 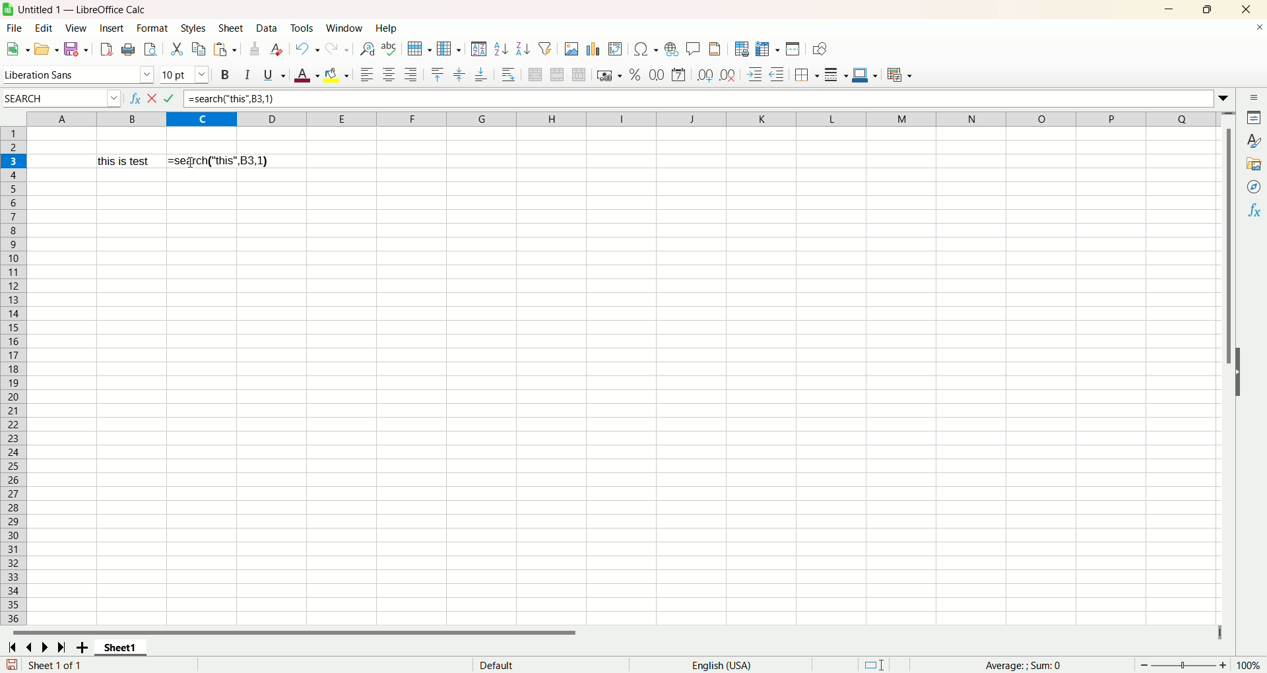 I want to click on merge and center, so click(x=535, y=75).